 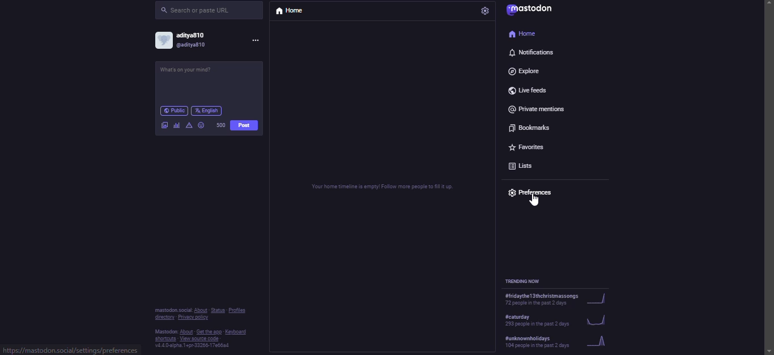 I want to click on private mentions, so click(x=543, y=108).